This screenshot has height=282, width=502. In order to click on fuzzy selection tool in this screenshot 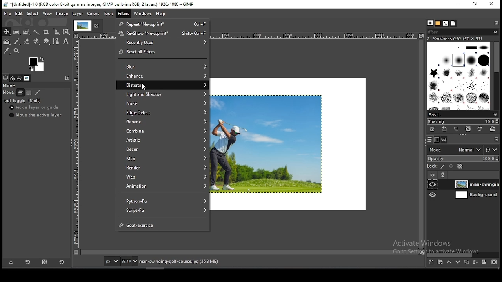, I will do `click(36, 33)`.